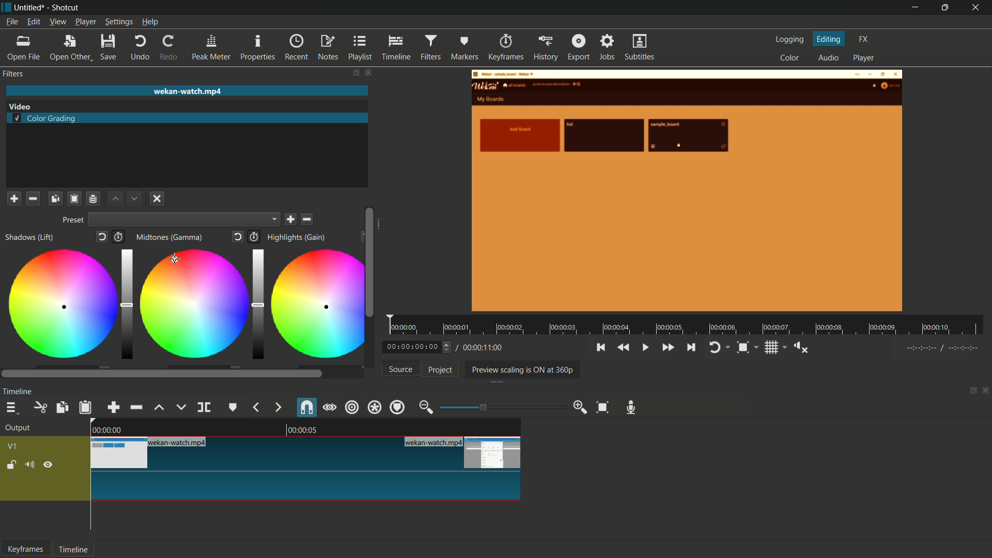 Image resolution: width=992 pixels, height=558 pixels. Describe the element at coordinates (171, 48) in the screenshot. I see `redo` at that location.